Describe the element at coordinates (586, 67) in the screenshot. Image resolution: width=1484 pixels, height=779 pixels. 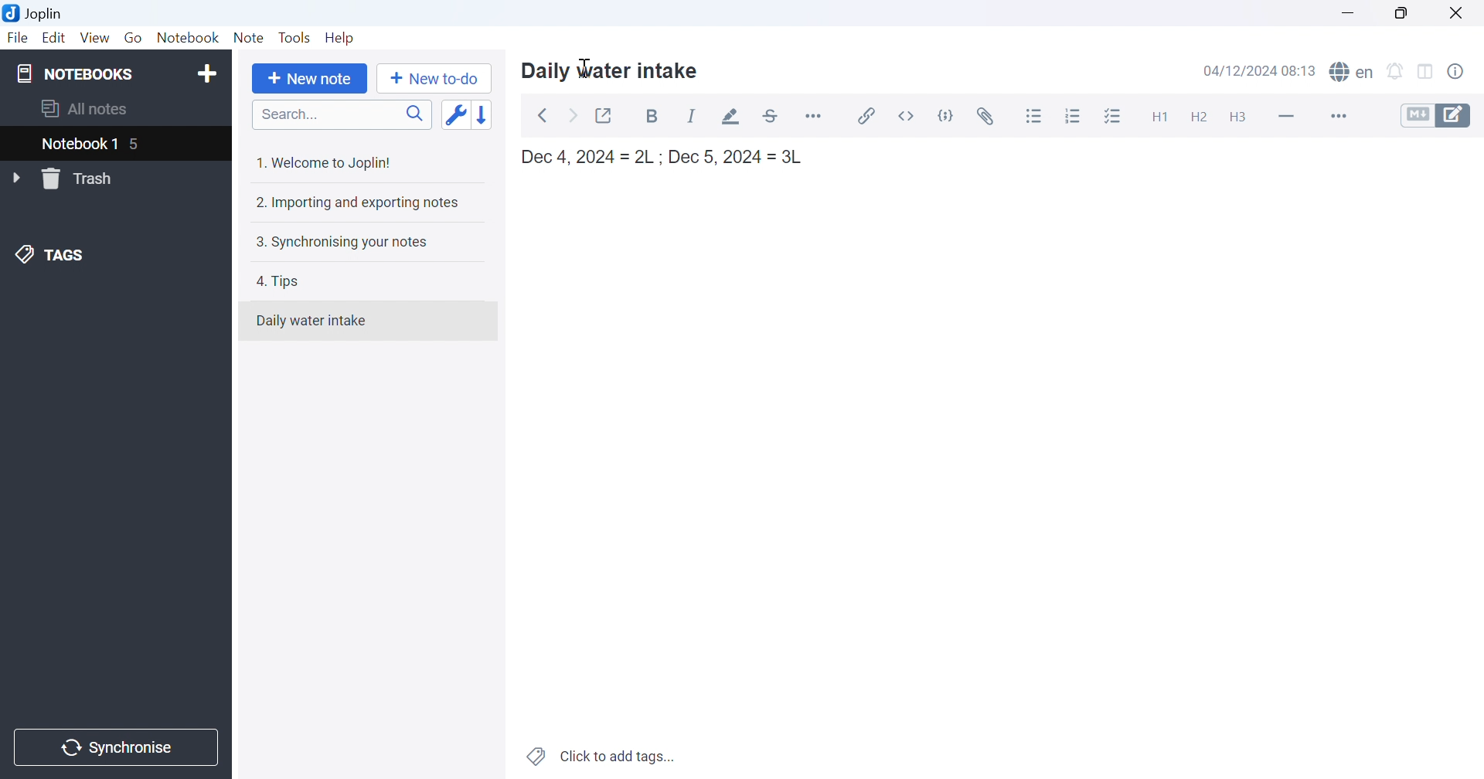
I see `cursor` at that location.